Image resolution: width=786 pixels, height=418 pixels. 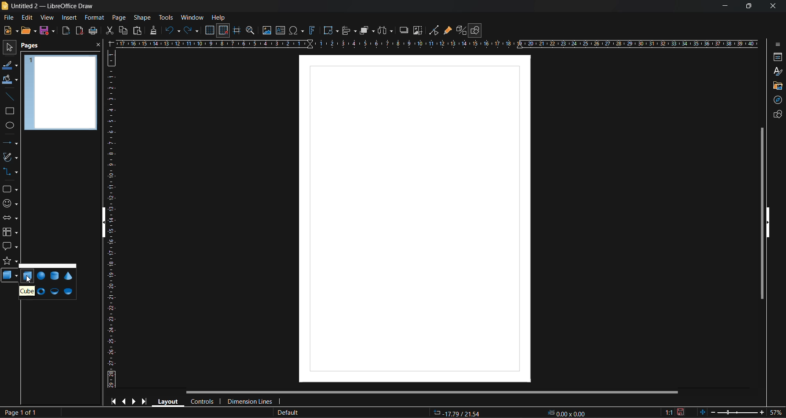 I want to click on shell, so click(x=54, y=292).